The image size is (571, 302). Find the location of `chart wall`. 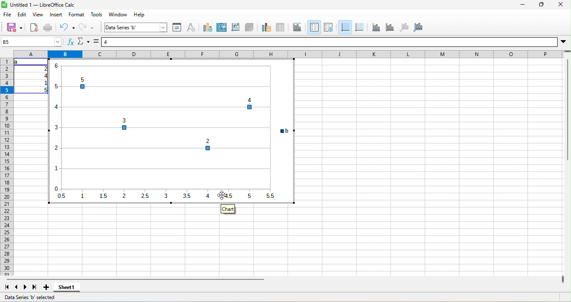

chart wall is located at coordinates (236, 28).